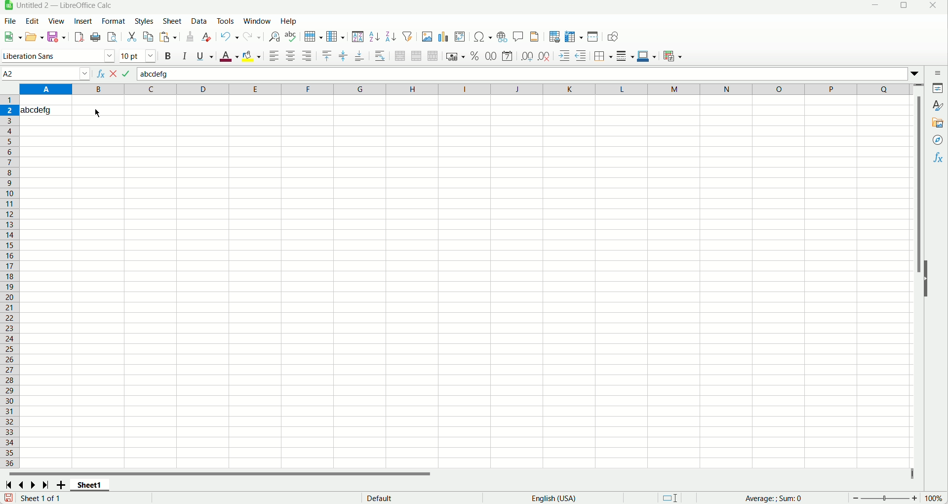  Describe the element at coordinates (938, 124) in the screenshot. I see `gallery` at that location.